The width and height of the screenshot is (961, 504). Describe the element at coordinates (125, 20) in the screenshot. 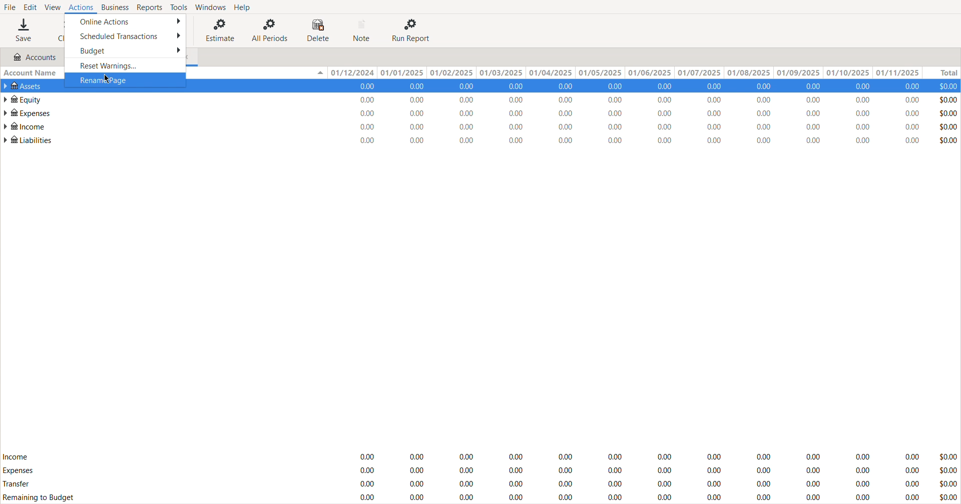

I see `Online actions` at that location.